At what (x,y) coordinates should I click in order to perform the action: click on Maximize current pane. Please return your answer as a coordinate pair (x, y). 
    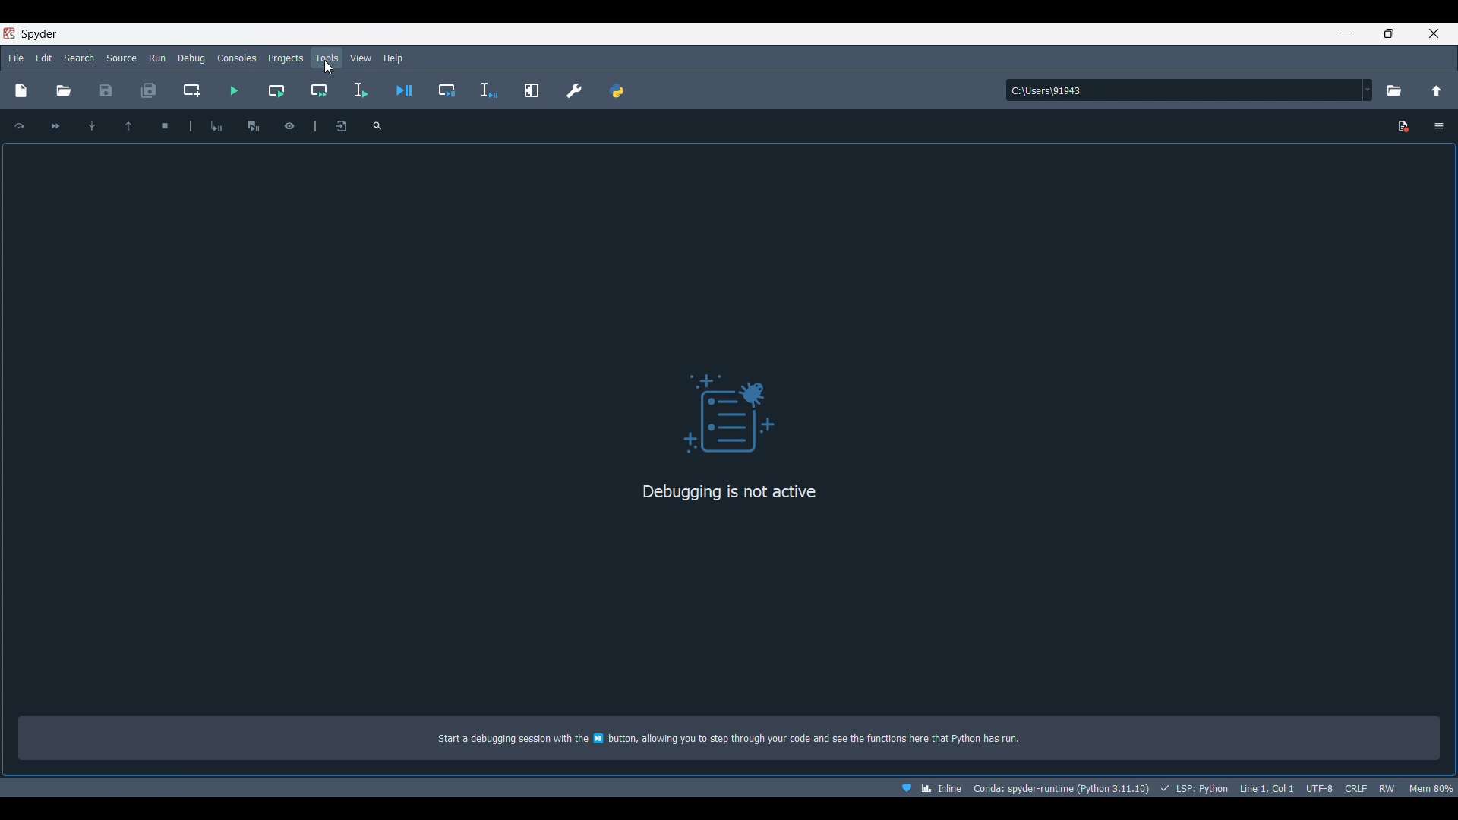
    Looking at the image, I should click on (532, 90).